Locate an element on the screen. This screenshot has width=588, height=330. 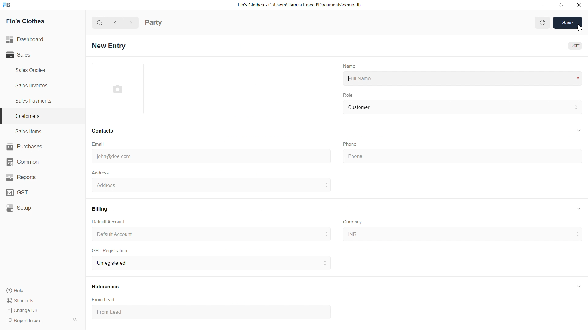
Sales Items is located at coordinates (29, 132).